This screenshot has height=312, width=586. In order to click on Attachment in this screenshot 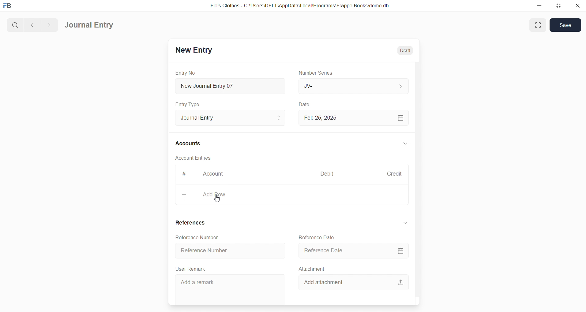, I will do `click(312, 269)`.